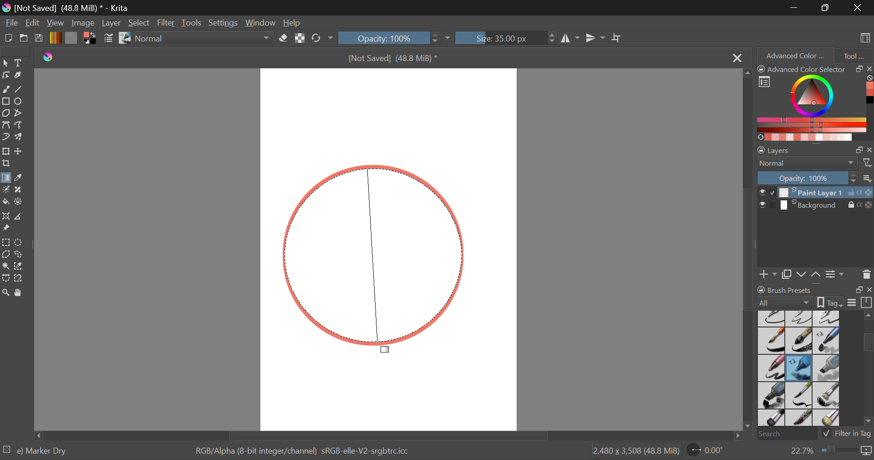  What do you see at coordinates (815, 207) in the screenshot?
I see `Background Layer` at bounding box center [815, 207].